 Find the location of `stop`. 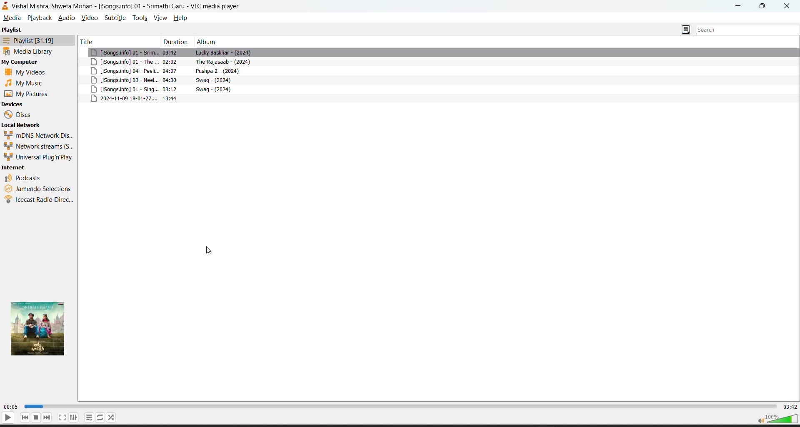

stop is located at coordinates (36, 418).